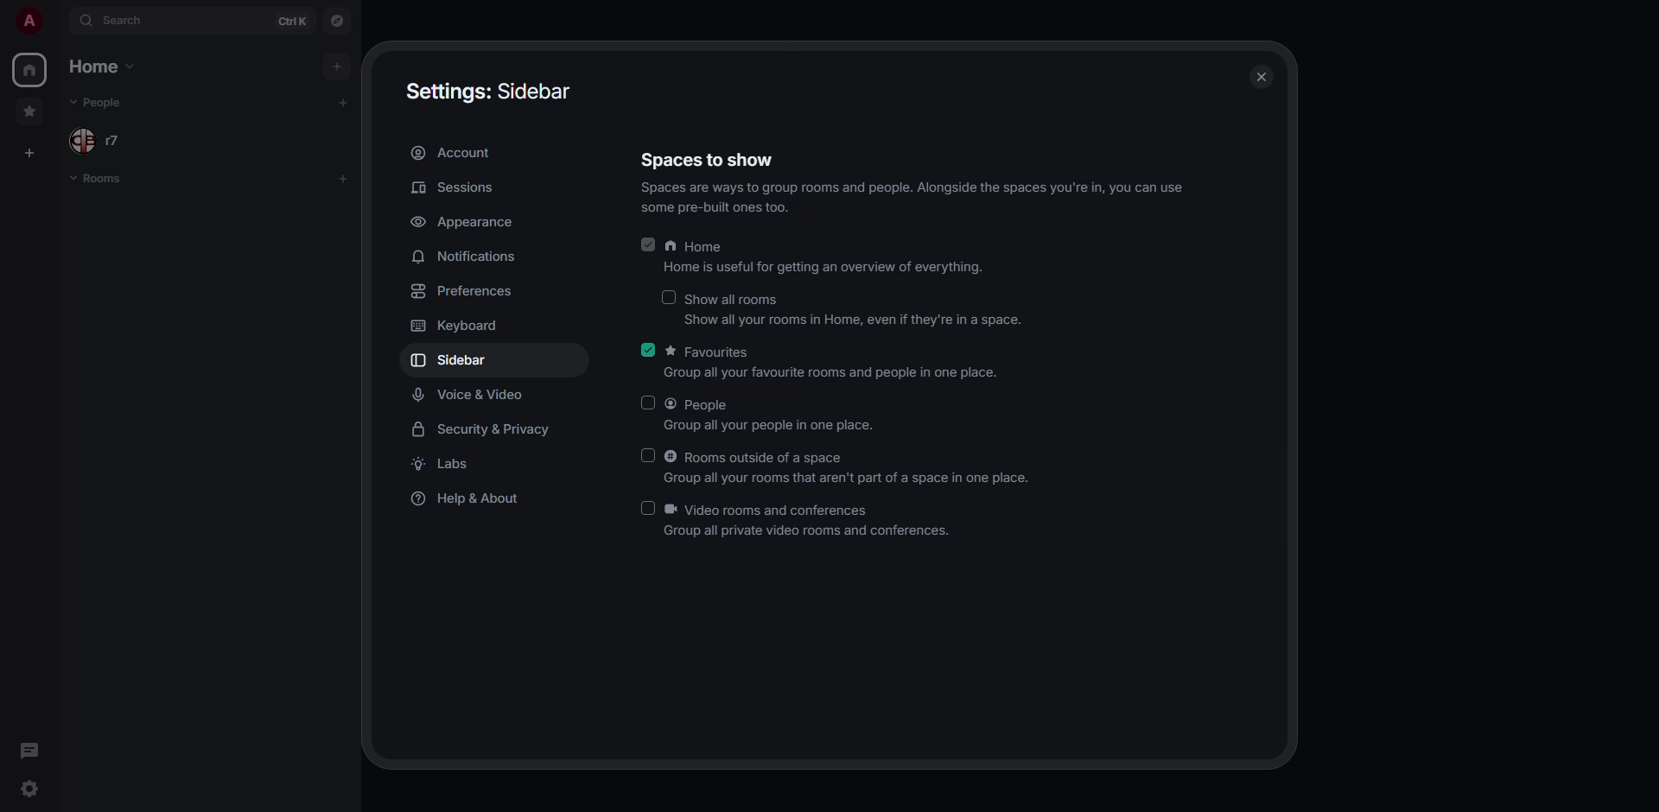  What do you see at coordinates (649, 455) in the screenshot?
I see `click to enable` at bounding box center [649, 455].